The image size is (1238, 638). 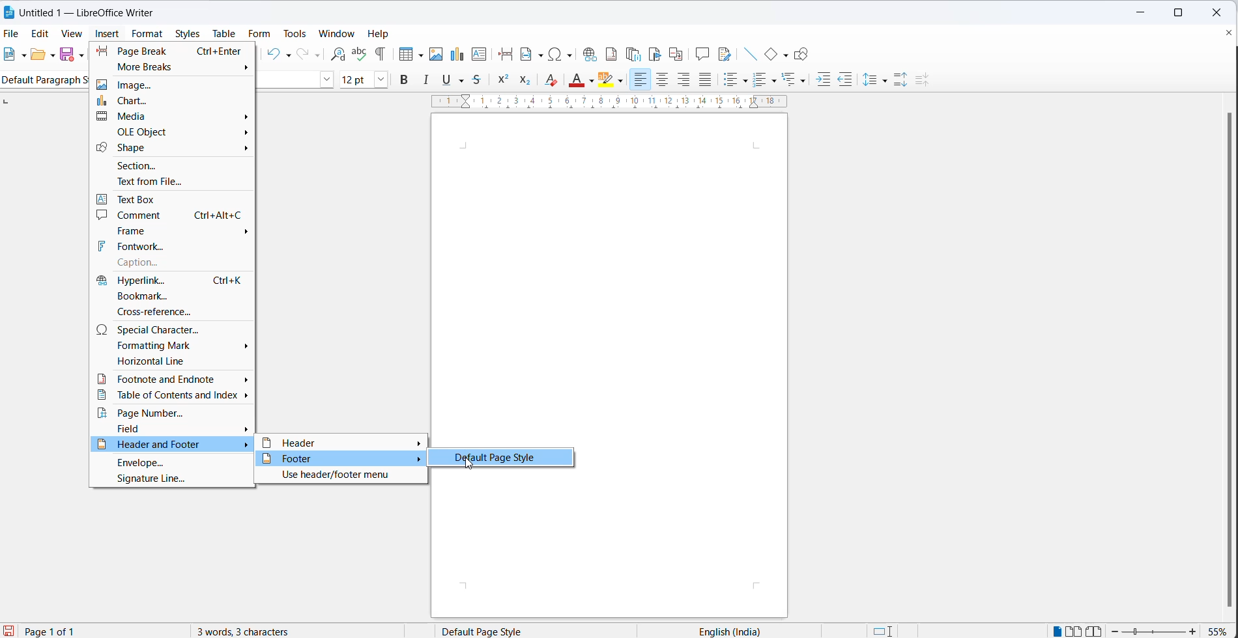 What do you see at coordinates (427, 81) in the screenshot?
I see `italic` at bounding box center [427, 81].